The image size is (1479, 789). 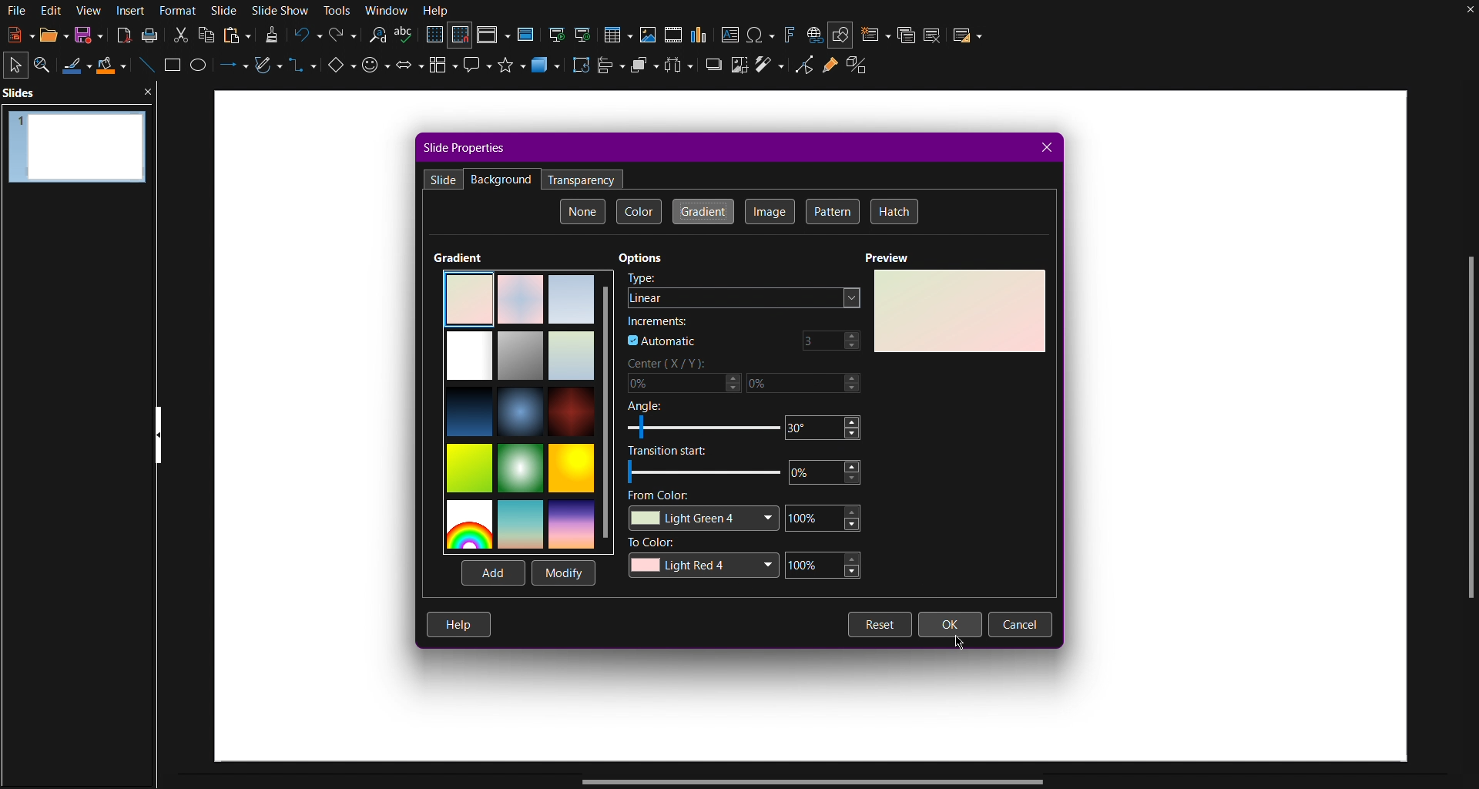 I want to click on Wand tool, so click(x=770, y=71).